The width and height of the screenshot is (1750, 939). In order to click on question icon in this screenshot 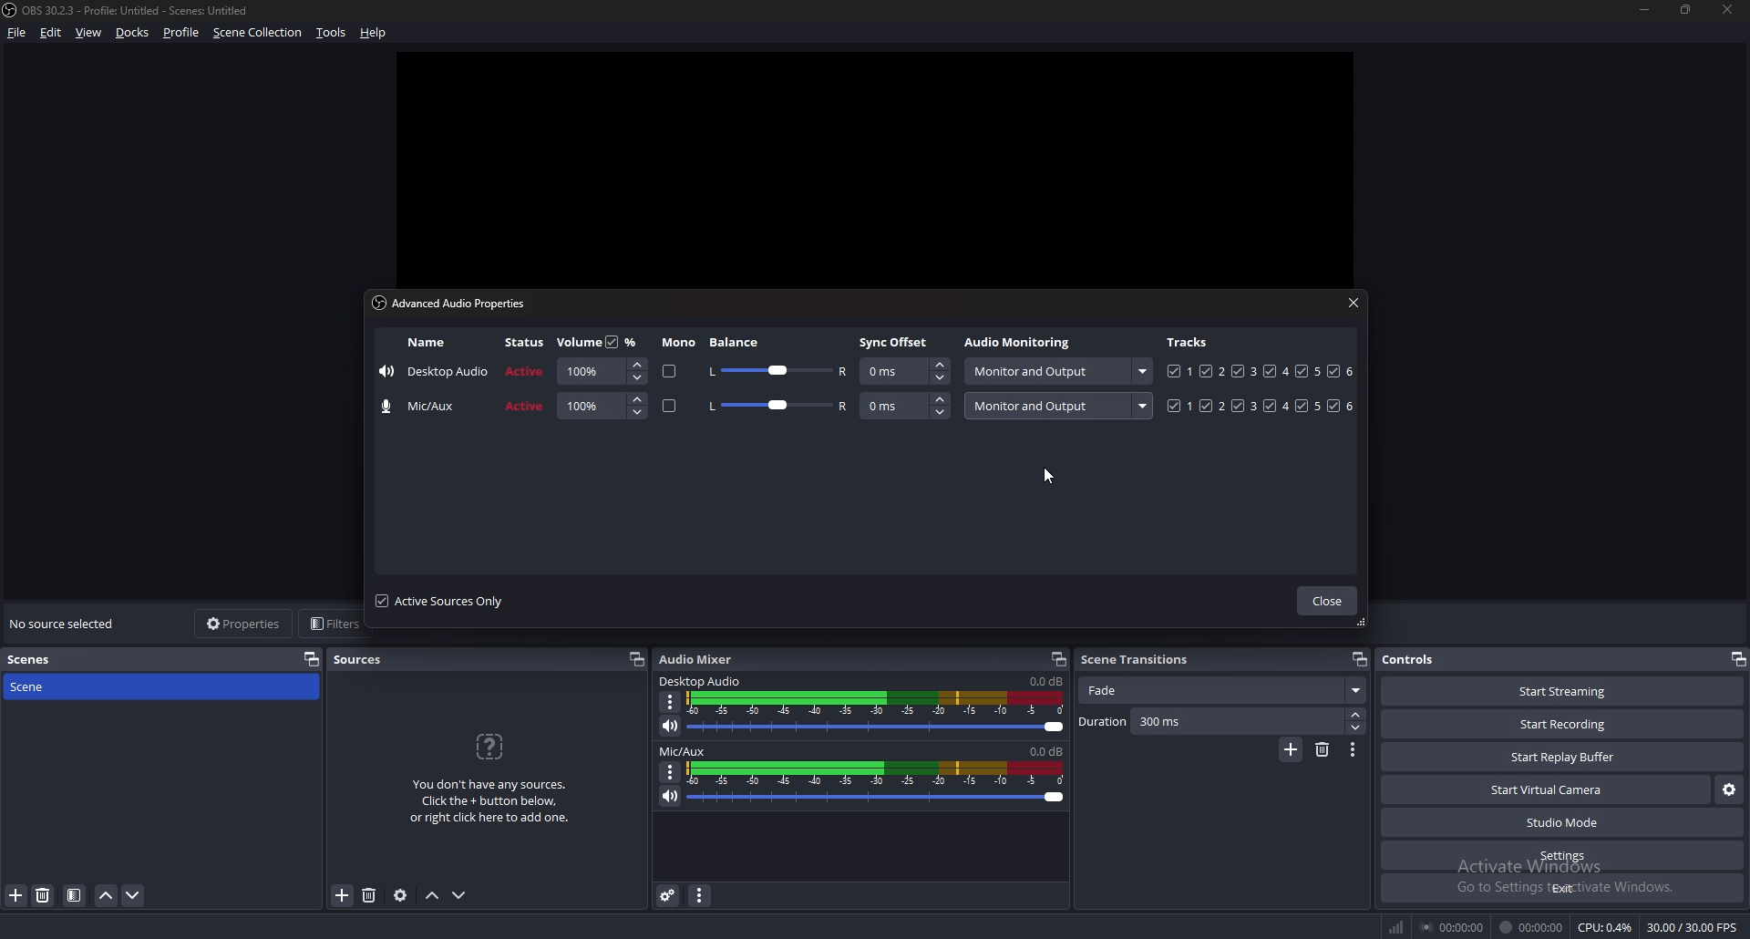, I will do `click(489, 747)`.